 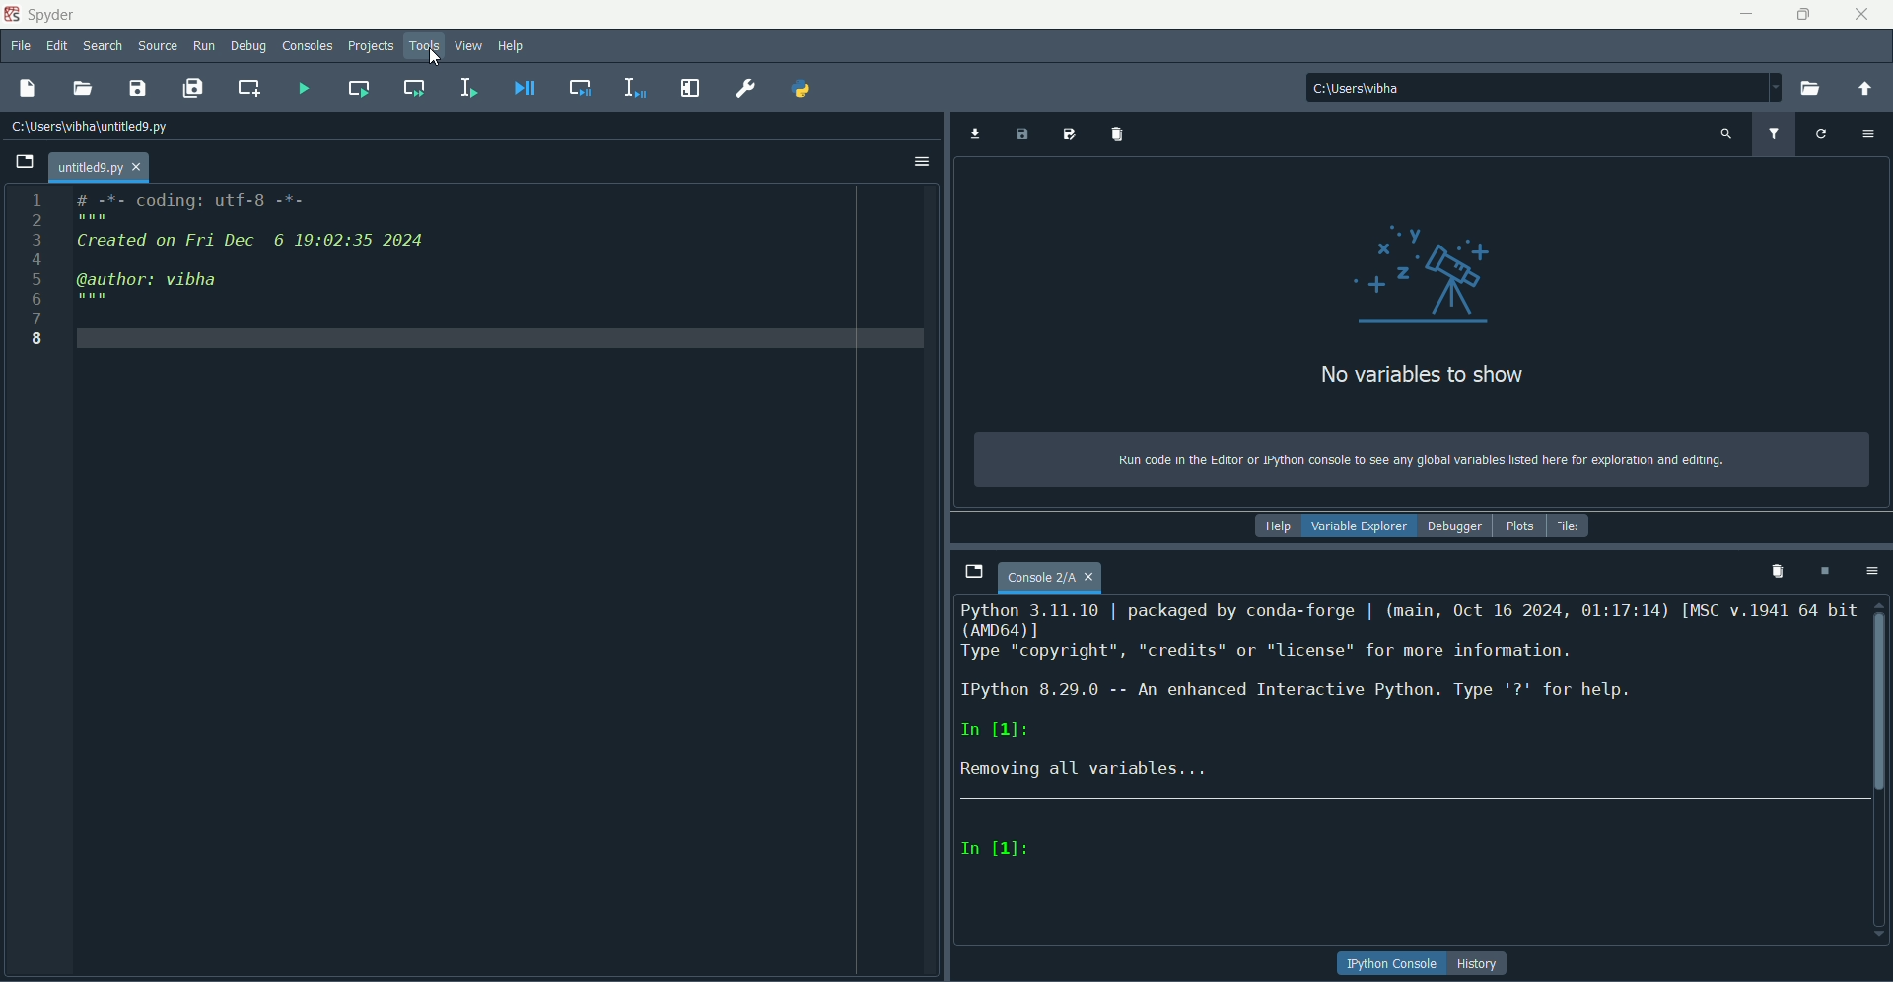 What do you see at coordinates (1392, 87) in the screenshot?
I see `file path` at bounding box center [1392, 87].